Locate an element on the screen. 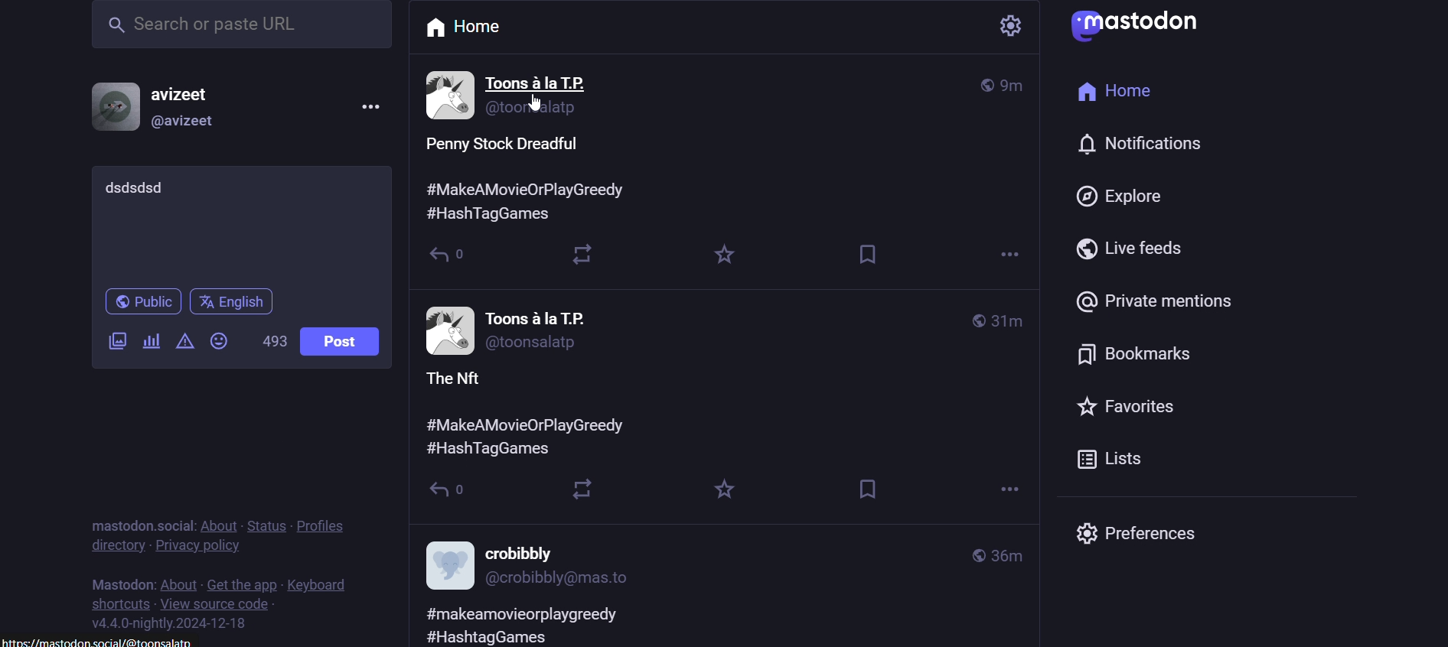 Image resolution: width=1448 pixels, height=647 pixels.  is located at coordinates (532, 190).